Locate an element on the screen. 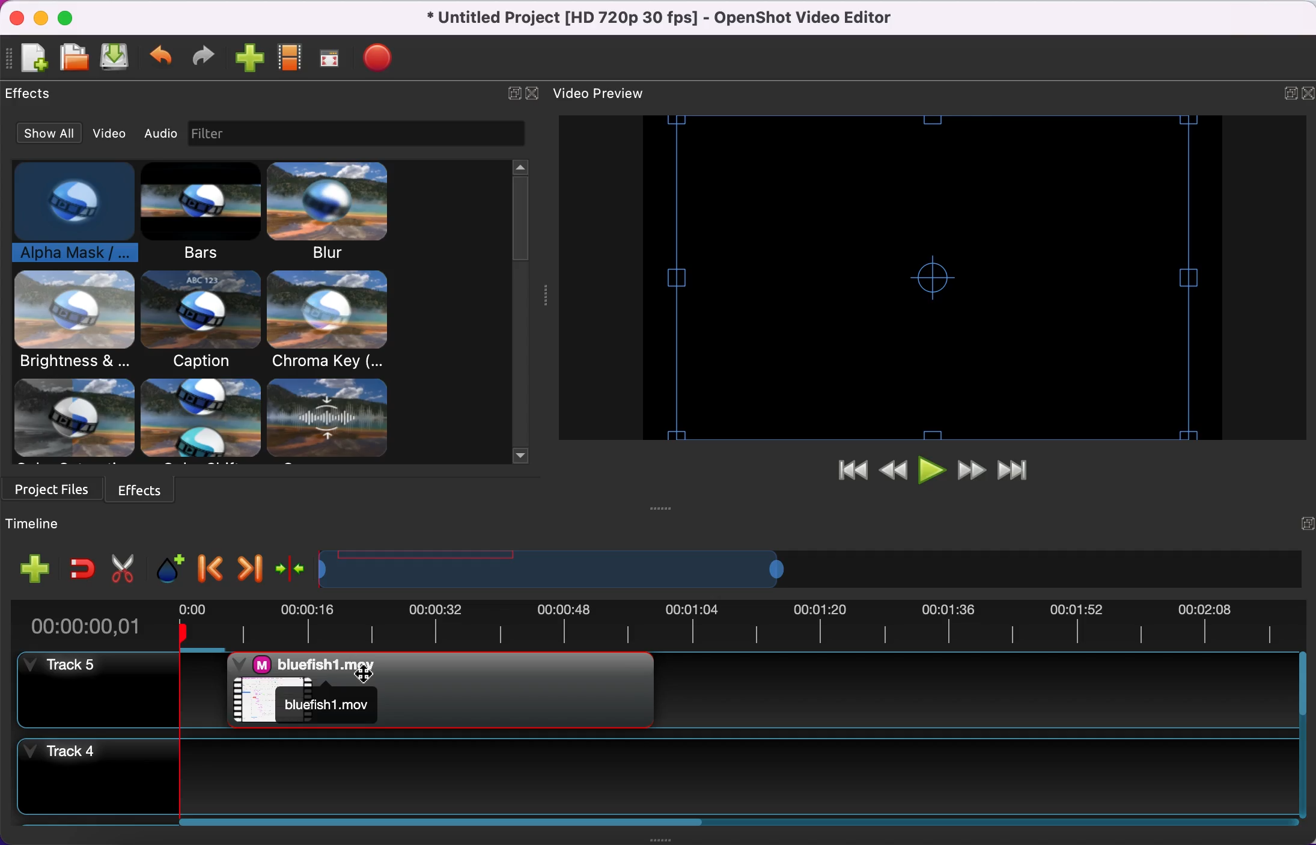  jump to end is located at coordinates (1019, 469).